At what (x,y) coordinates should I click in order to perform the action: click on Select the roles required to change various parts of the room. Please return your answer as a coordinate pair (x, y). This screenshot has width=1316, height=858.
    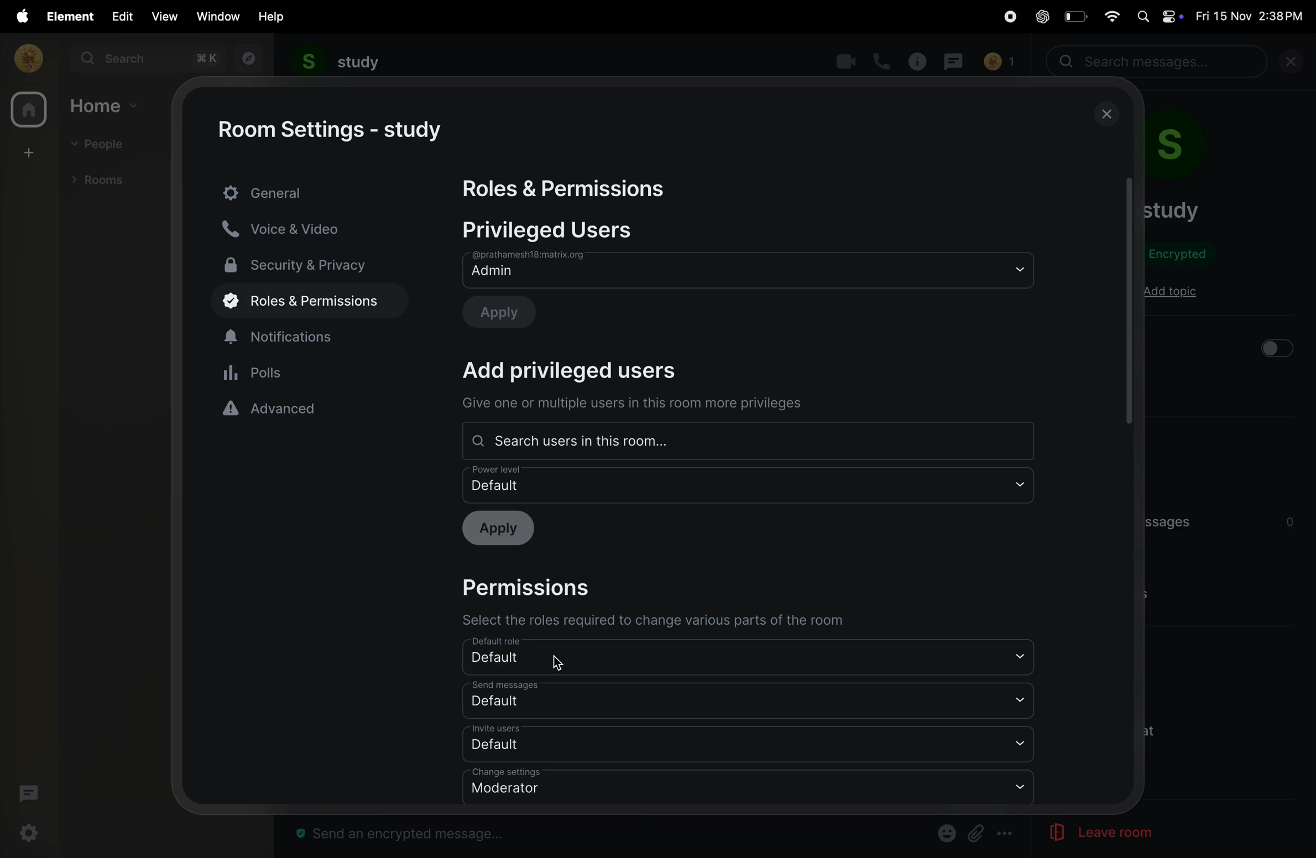
    Looking at the image, I should click on (651, 619).